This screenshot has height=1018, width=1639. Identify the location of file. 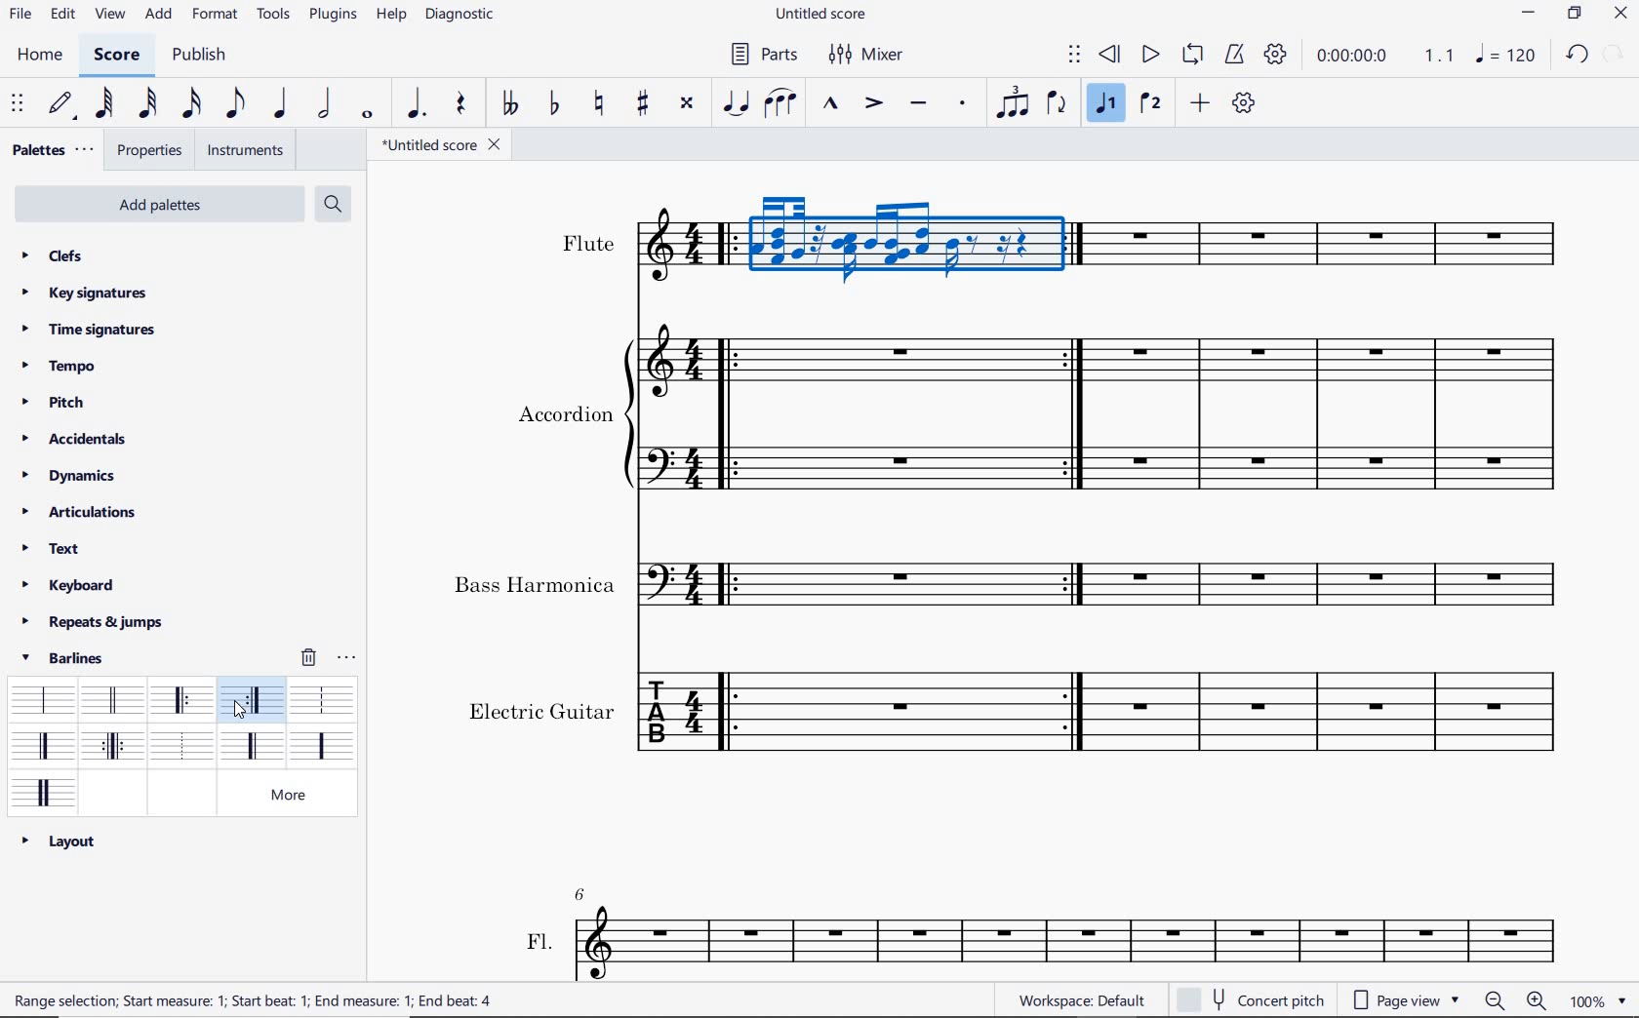
(19, 17).